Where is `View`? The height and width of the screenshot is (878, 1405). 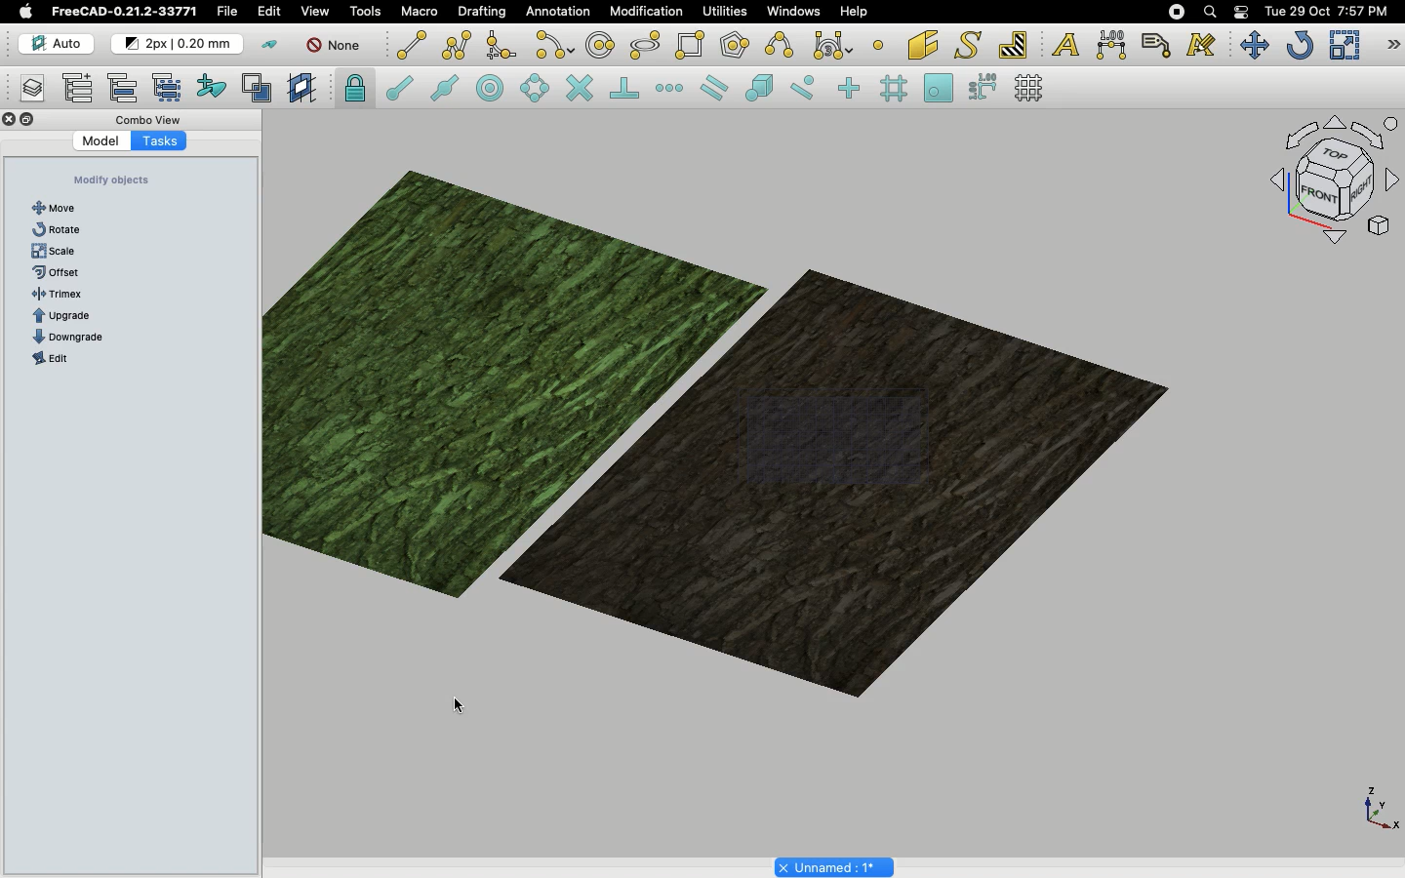 View is located at coordinates (315, 10).